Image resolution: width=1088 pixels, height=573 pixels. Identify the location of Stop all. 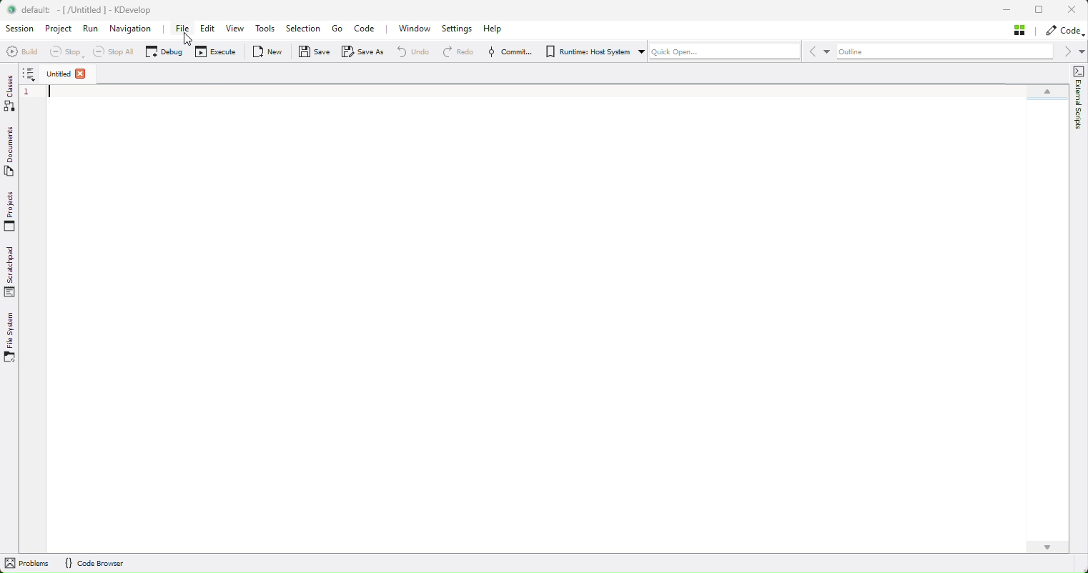
(119, 52).